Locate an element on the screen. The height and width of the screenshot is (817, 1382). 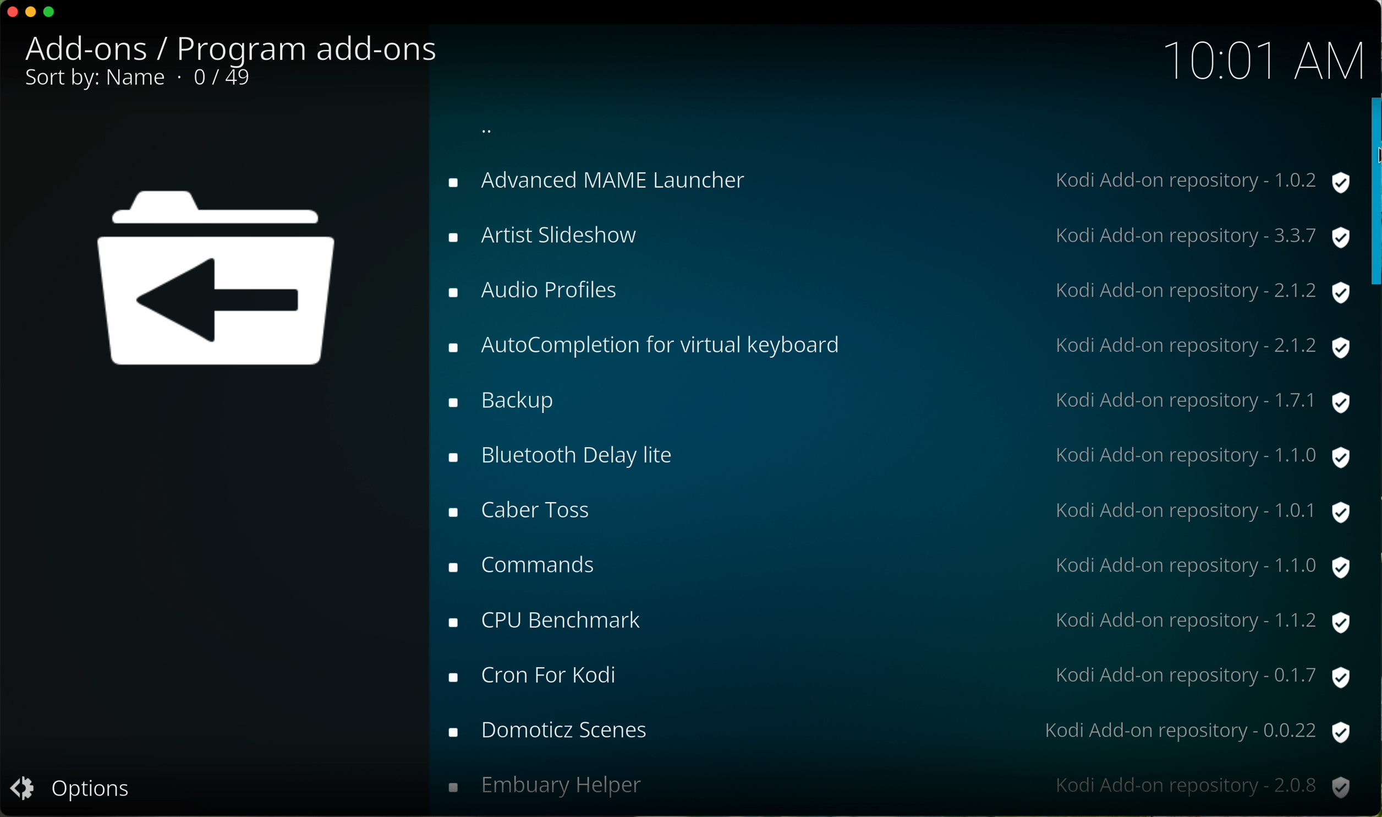
caber toss is located at coordinates (892, 510).